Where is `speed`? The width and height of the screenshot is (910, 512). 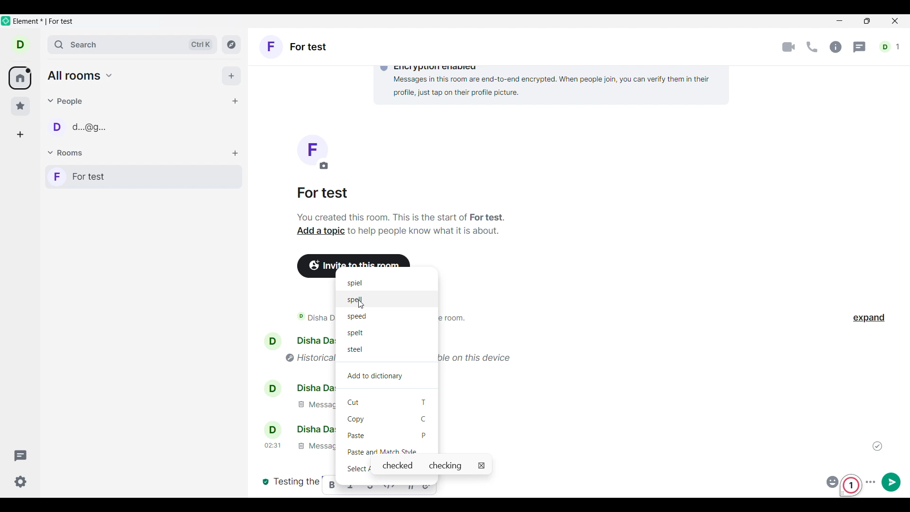 speed is located at coordinates (359, 318).